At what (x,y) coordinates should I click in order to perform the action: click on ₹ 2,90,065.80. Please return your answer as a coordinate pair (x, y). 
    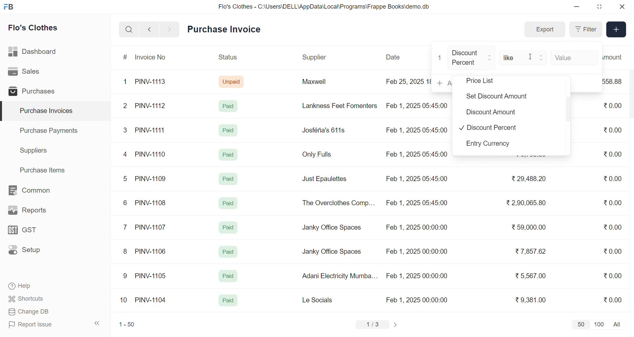
    Looking at the image, I should click on (527, 203).